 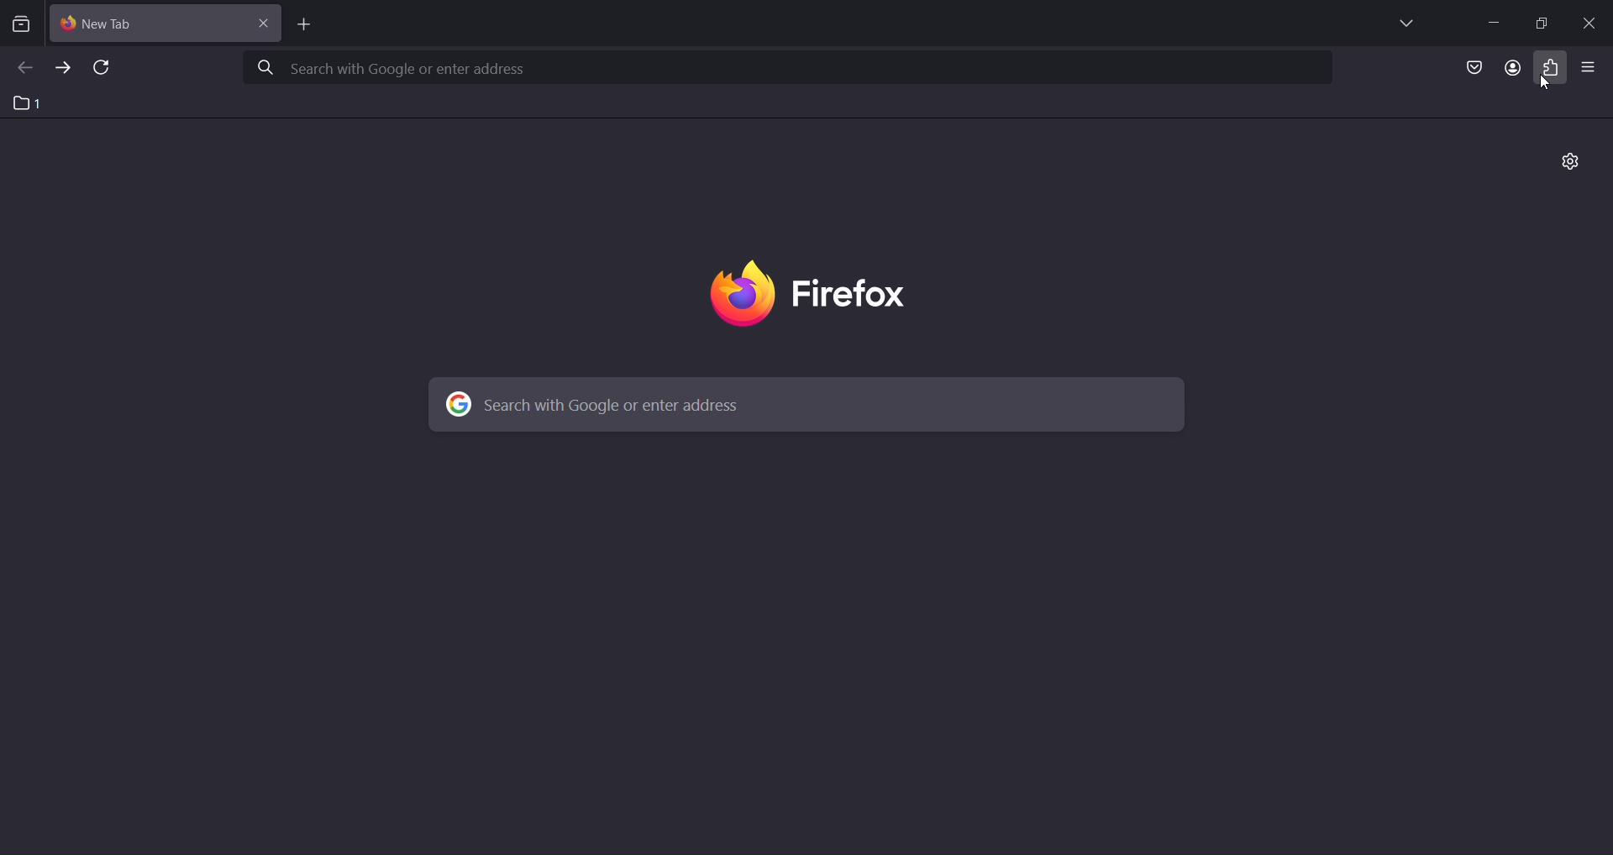 I want to click on reload page, so click(x=107, y=68).